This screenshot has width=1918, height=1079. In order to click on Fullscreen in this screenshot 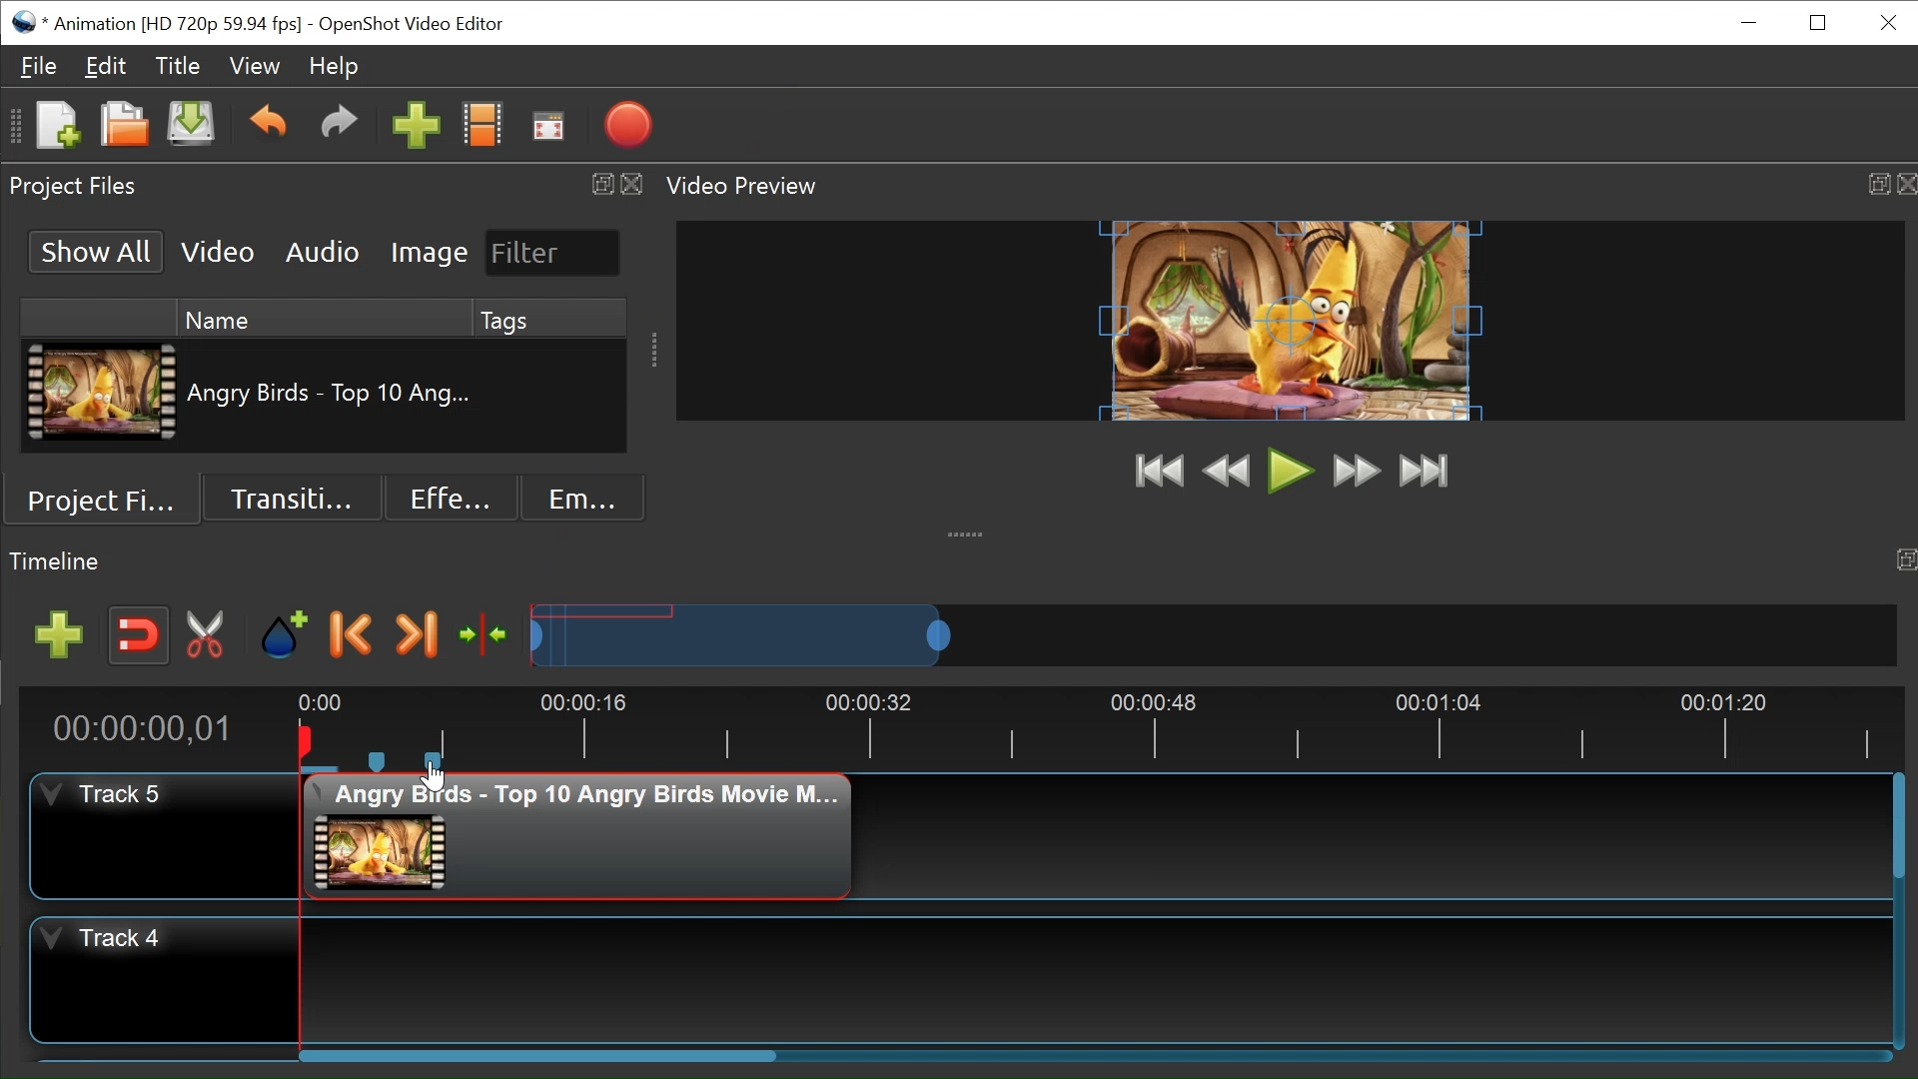, I will do `click(548, 130)`.